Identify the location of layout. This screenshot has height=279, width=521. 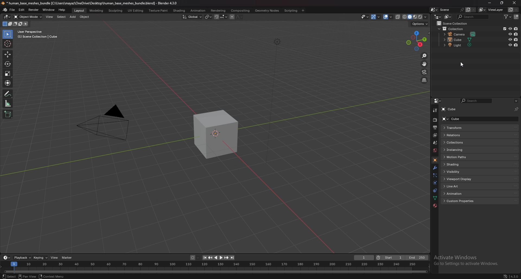
(80, 11).